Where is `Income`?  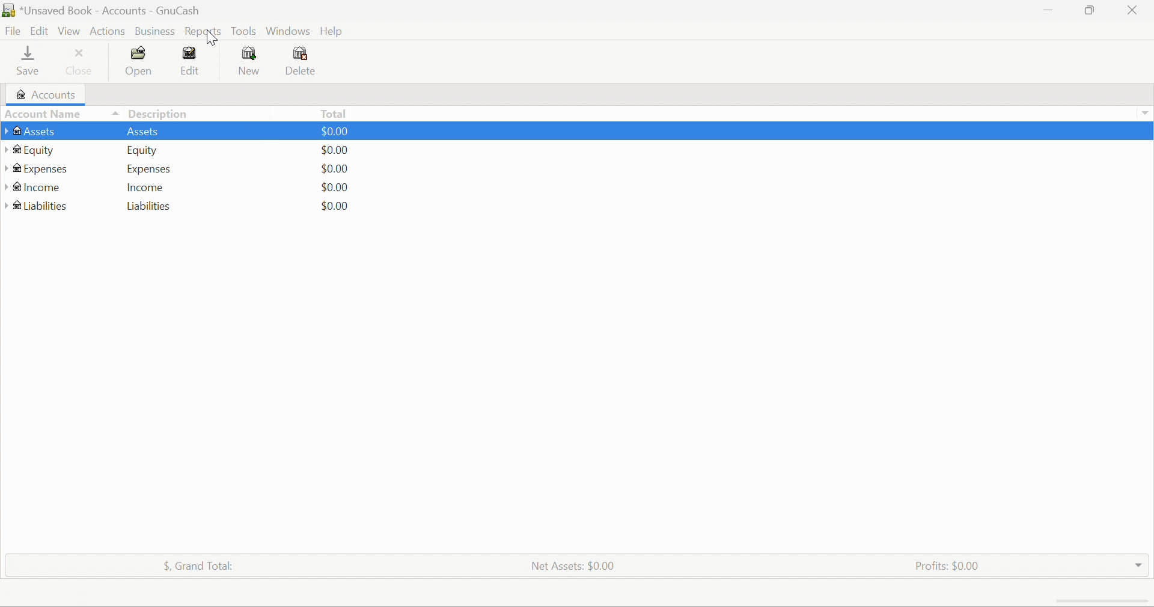 Income is located at coordinates (146, 189).